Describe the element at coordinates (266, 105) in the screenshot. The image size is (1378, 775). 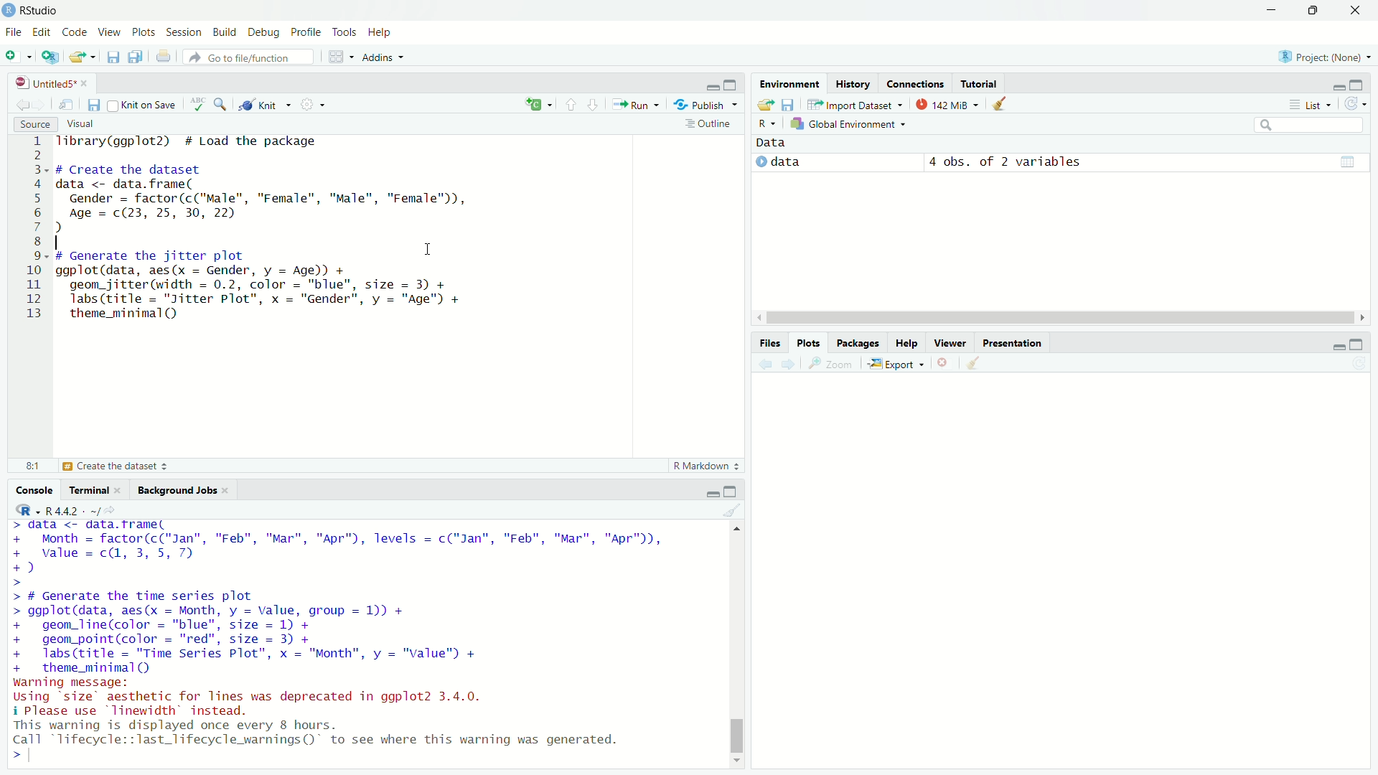
I see `knit` at that location.